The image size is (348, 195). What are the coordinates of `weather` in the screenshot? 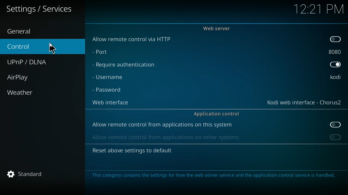 It's located at (43, 93).